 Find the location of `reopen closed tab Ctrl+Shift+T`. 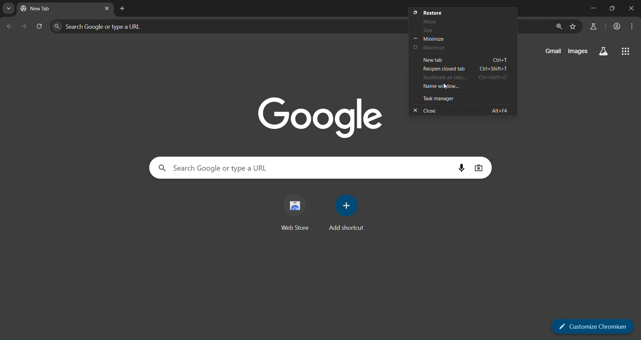

reopen closed tab Ctrl+Shift+T is located at coordinates (465, 69).